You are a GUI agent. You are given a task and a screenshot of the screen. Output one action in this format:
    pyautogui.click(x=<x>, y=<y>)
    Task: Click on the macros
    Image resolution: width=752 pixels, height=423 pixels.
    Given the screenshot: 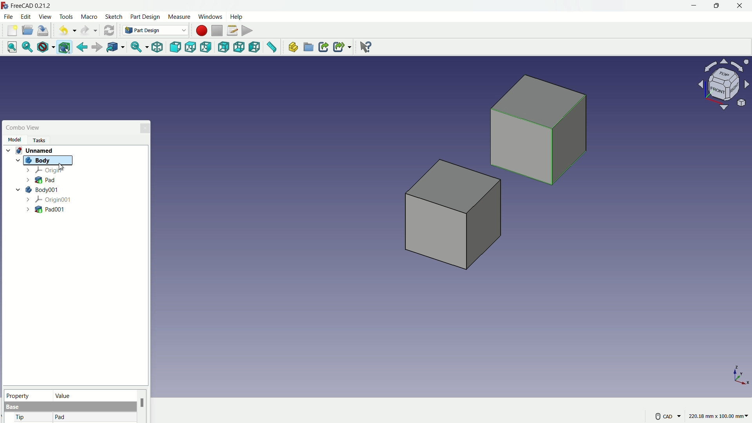 What is the action you would take?
    pyautogui.click(x=232, y=30)
    